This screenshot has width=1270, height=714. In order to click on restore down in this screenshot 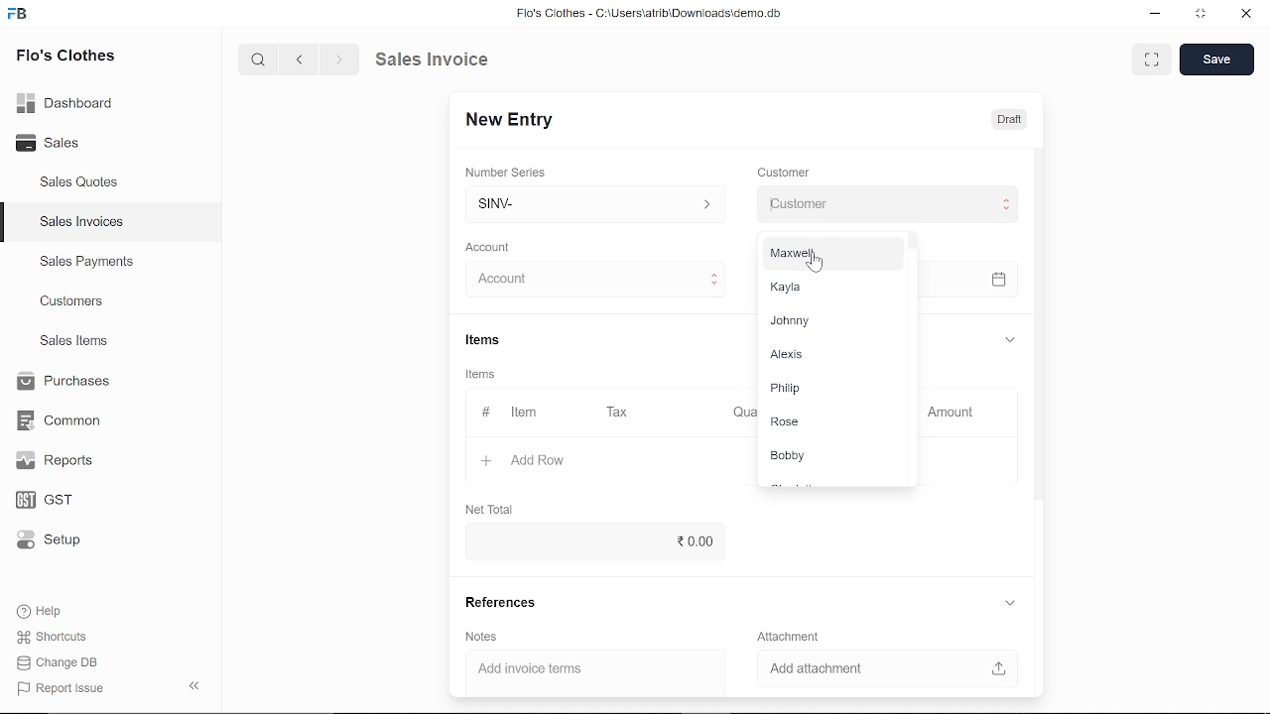, I will do `click(1198, 15)`.